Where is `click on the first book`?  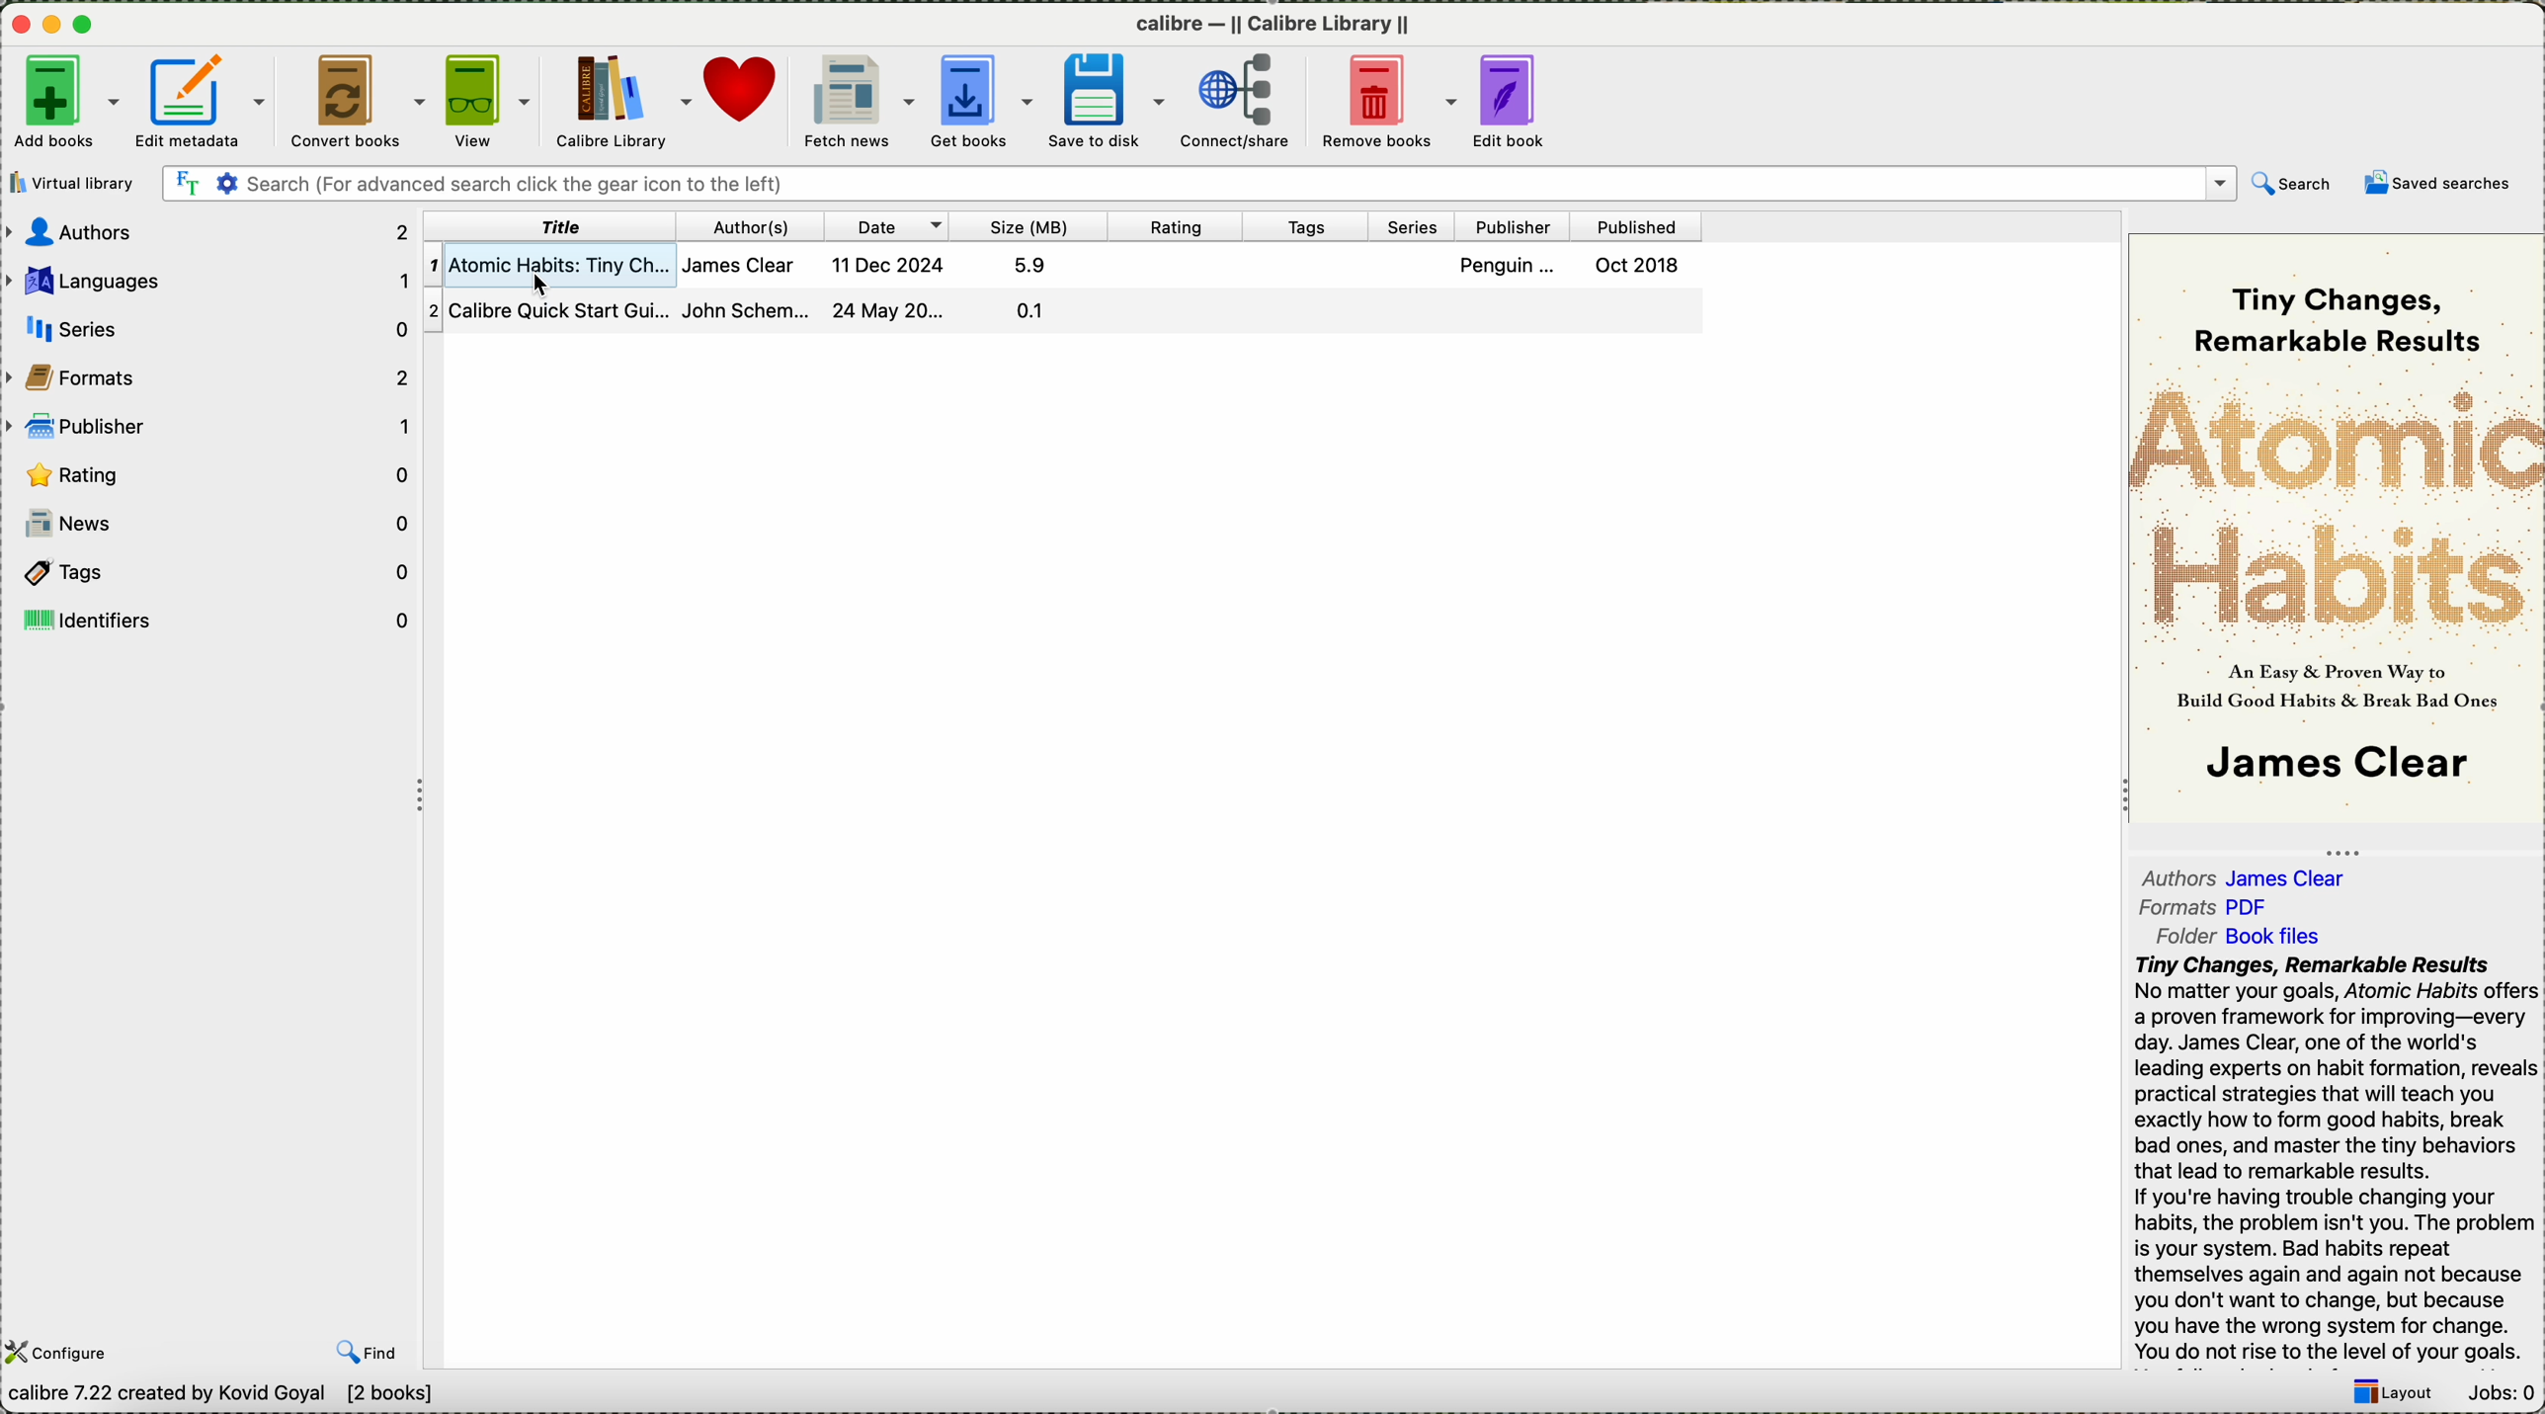
click on the first book is located at coordinates (1054, 263).